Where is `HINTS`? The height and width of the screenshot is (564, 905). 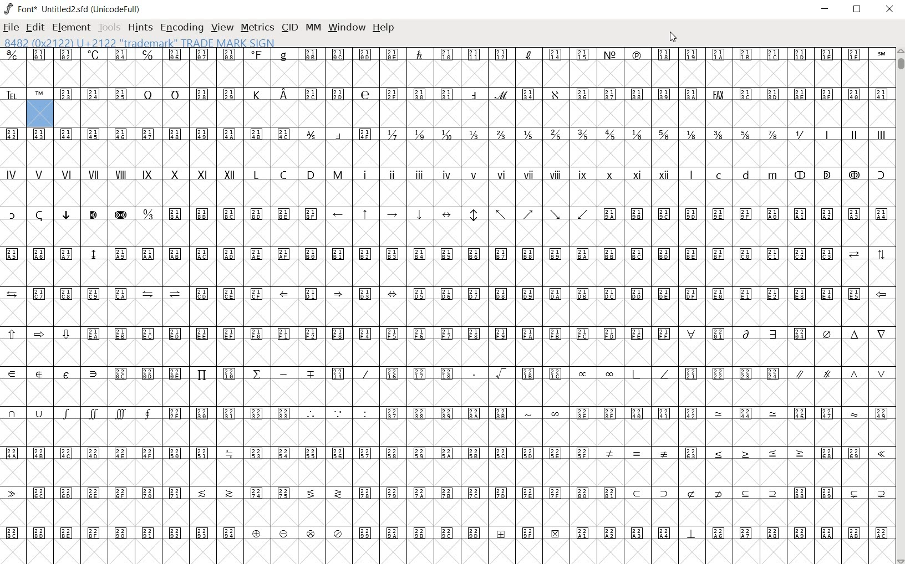
HINTS is located at coordinates (139, 27).